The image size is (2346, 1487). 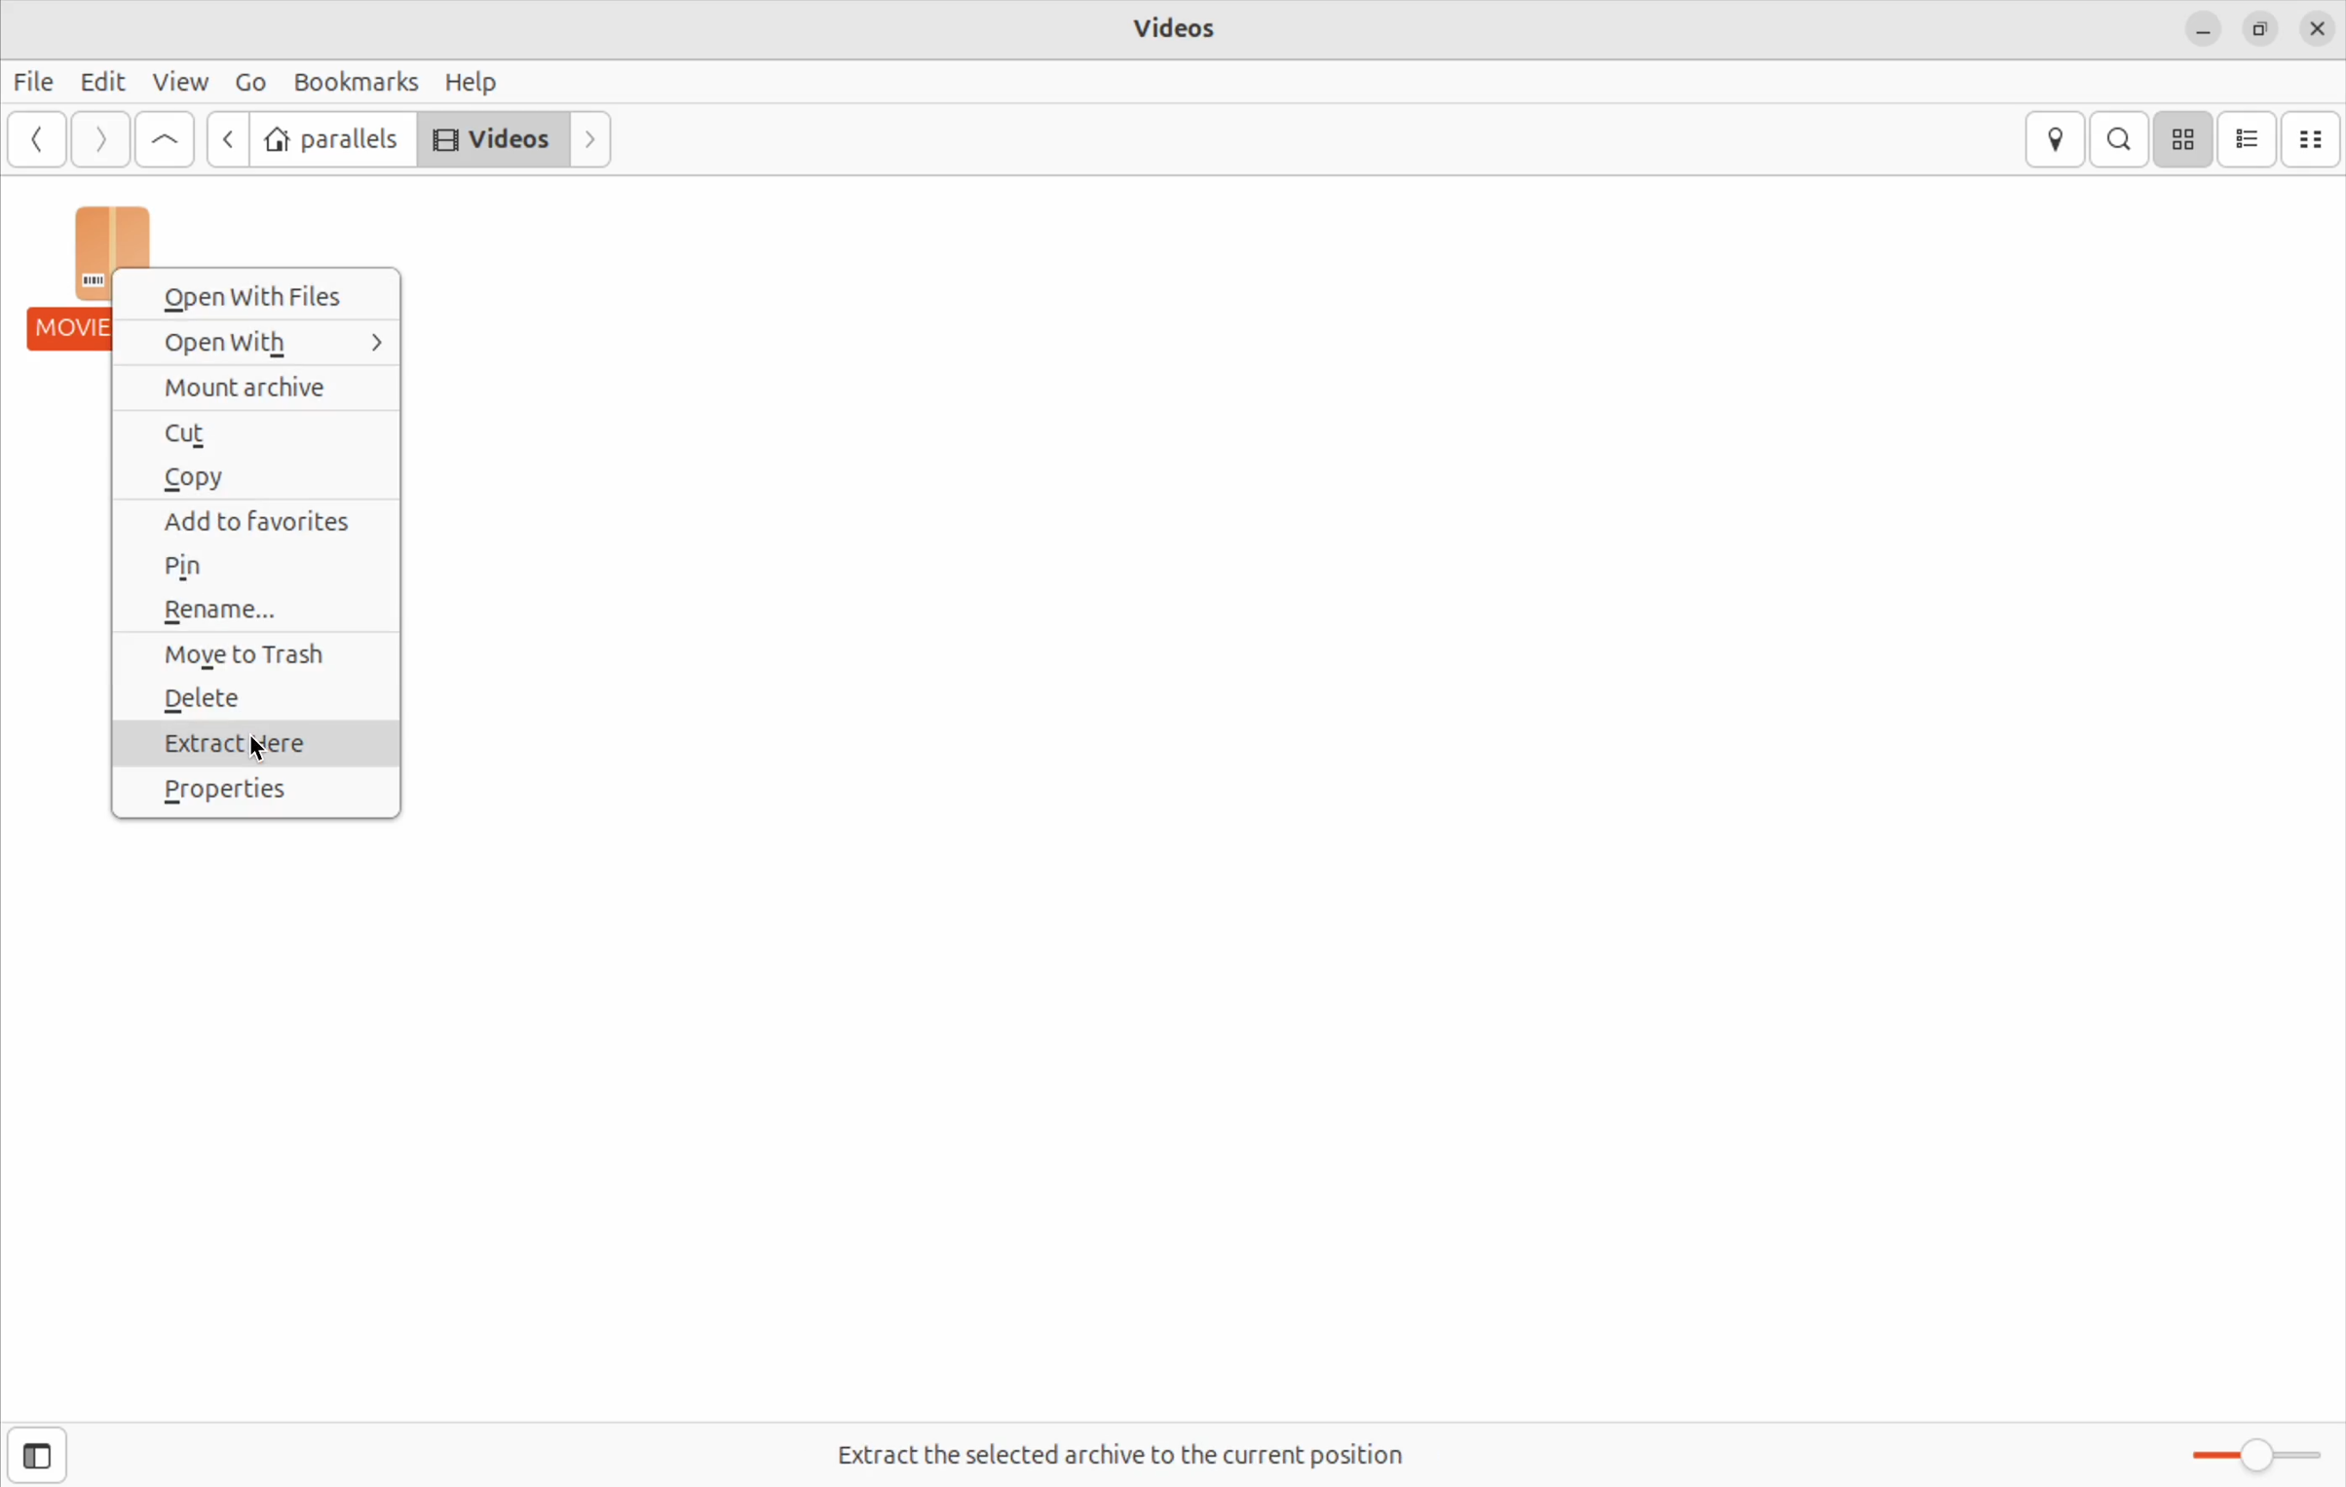 I want to click on move to trash, so click(x=263, y=652).